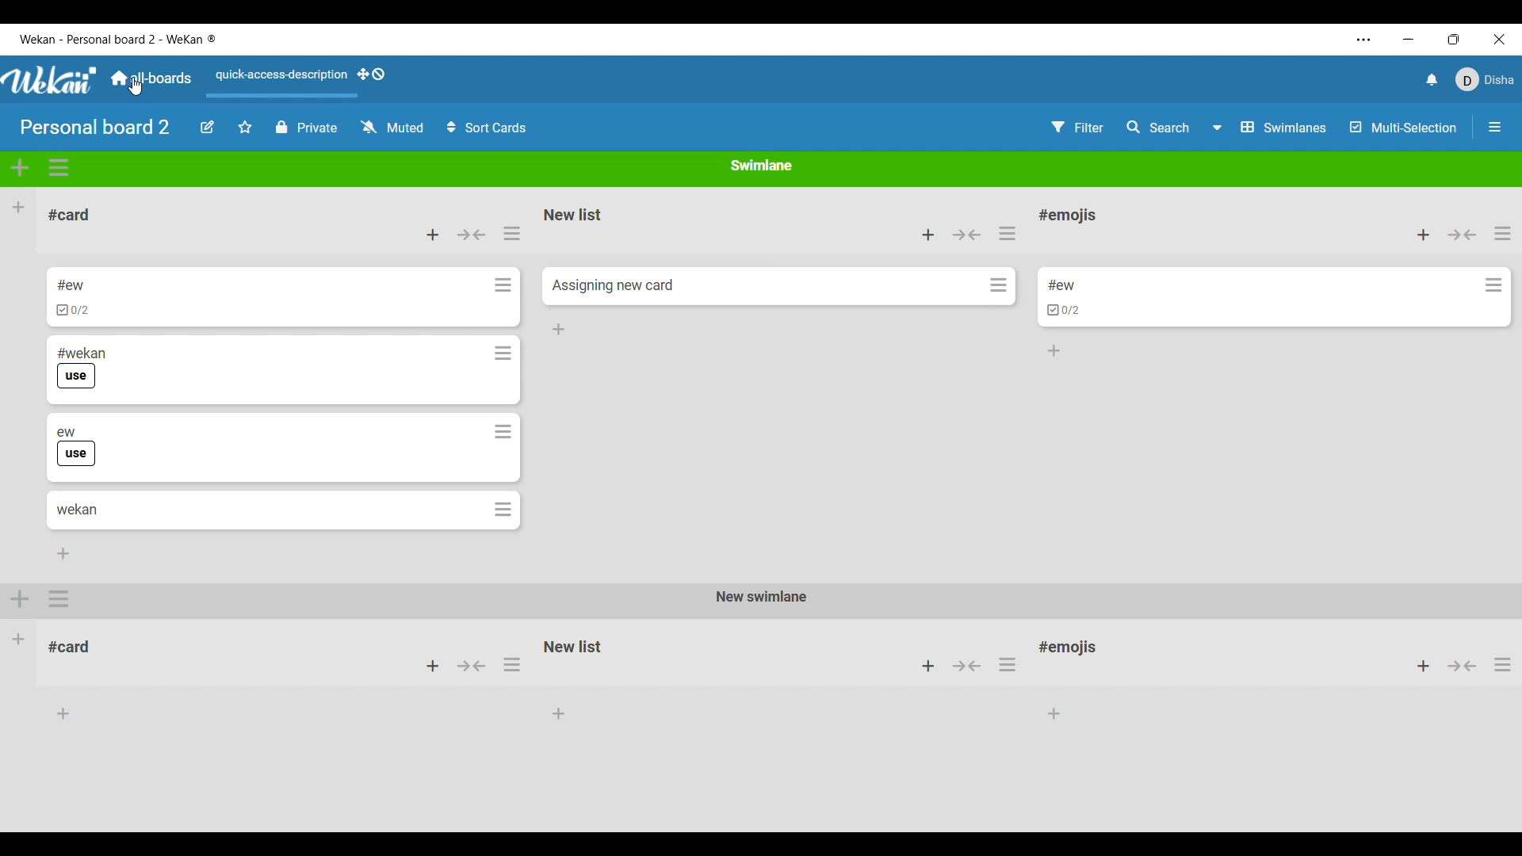 The height and width of the screenshot is (856, 1522). Describe the element at coordinates (486, 127) in the screenshot. I see `Sort cards` at that location.